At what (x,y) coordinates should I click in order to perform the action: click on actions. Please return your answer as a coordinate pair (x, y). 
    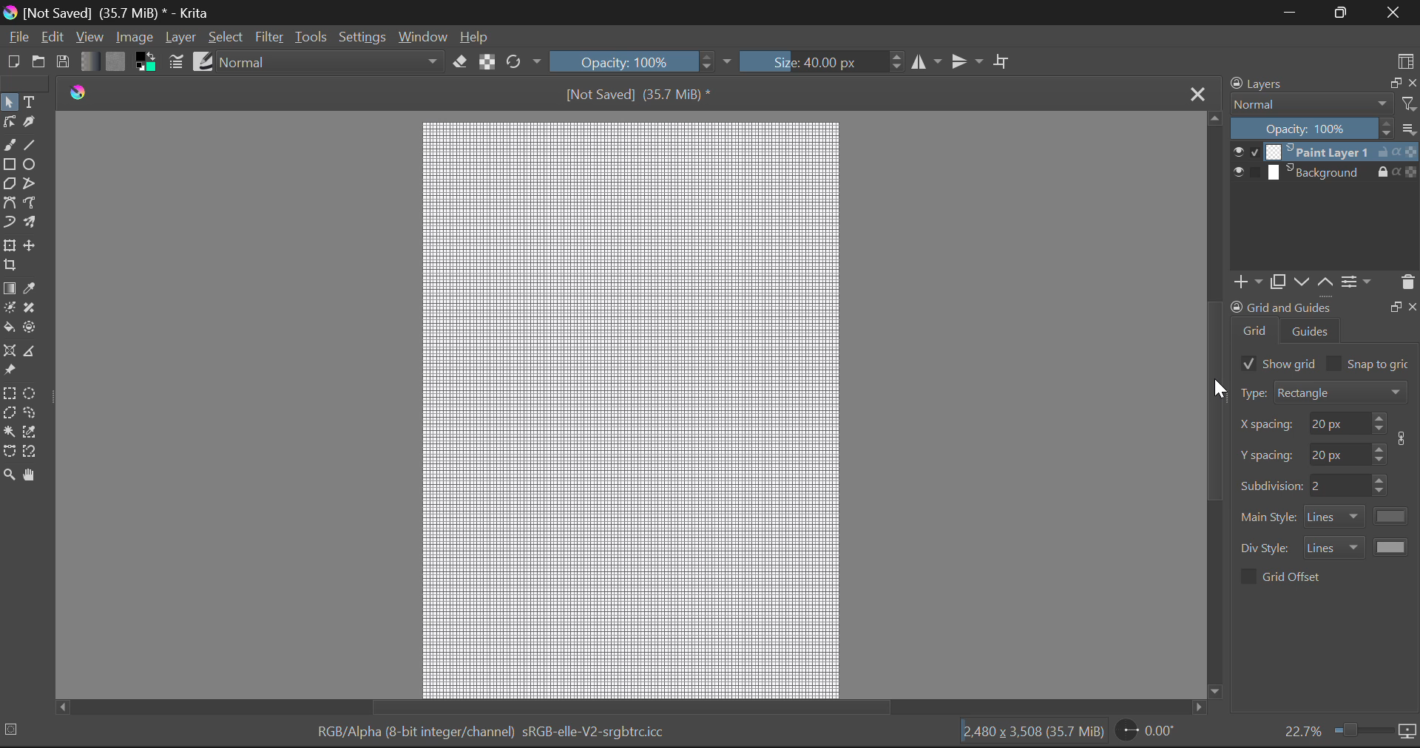
    Looking at the image, I should click on (1397, 152).